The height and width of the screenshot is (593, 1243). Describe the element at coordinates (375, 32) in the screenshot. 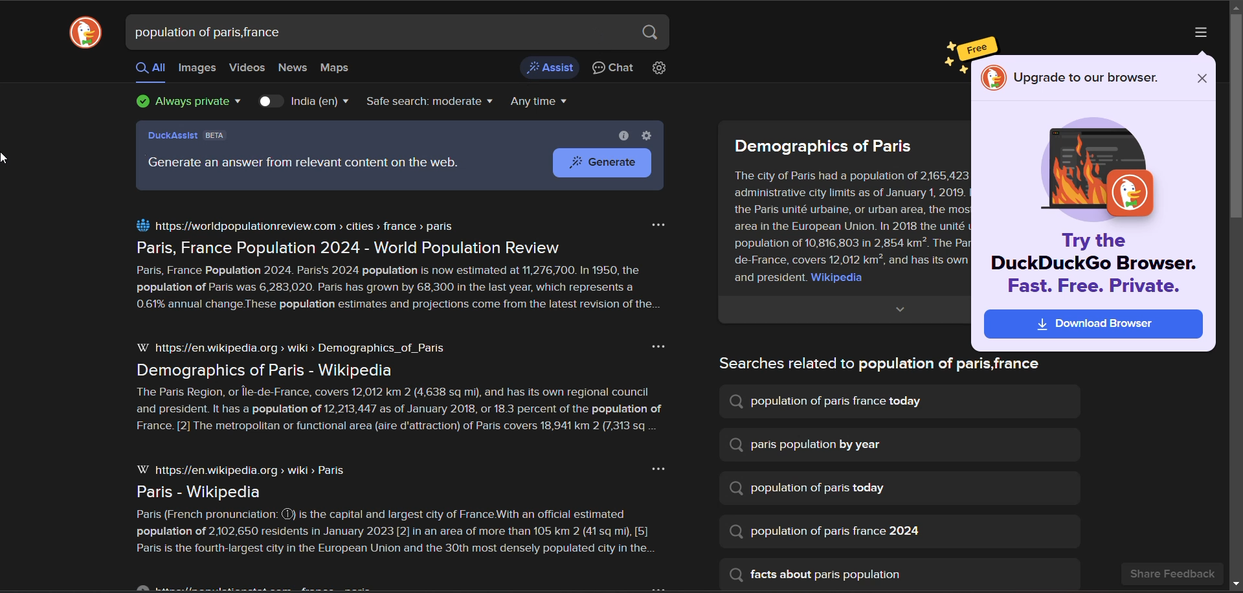

I see `search bar` at that location.